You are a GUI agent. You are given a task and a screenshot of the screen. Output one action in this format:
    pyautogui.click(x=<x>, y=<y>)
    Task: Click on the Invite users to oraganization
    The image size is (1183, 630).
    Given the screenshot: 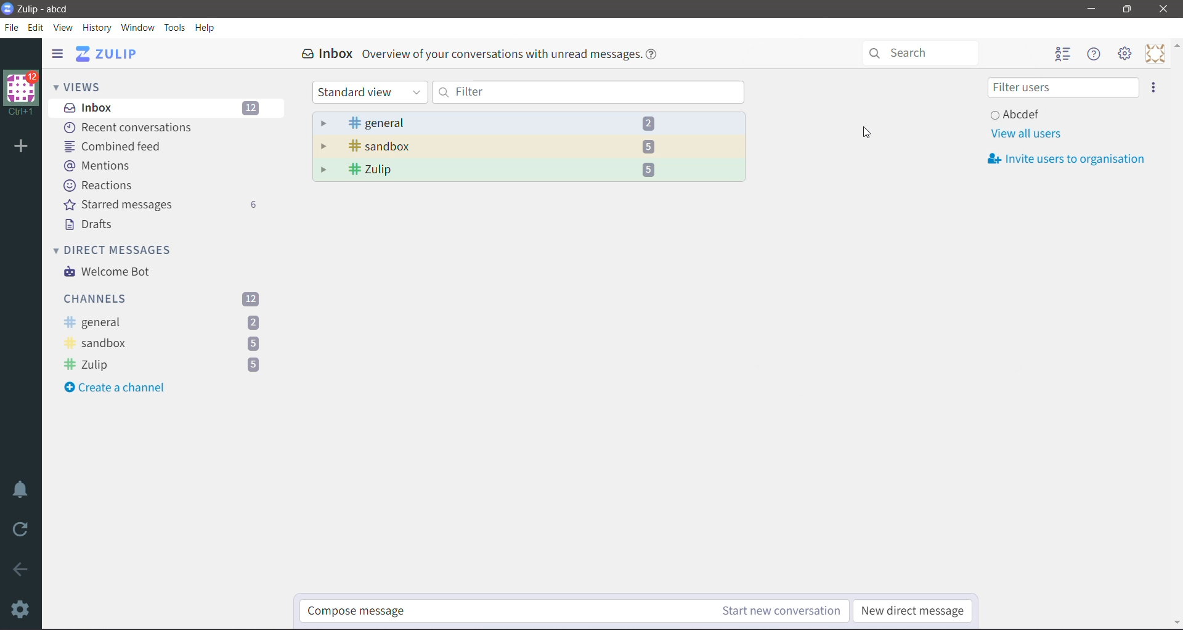 What is the action you would take?
    pyautogui.click(x=1069, y=159)
    